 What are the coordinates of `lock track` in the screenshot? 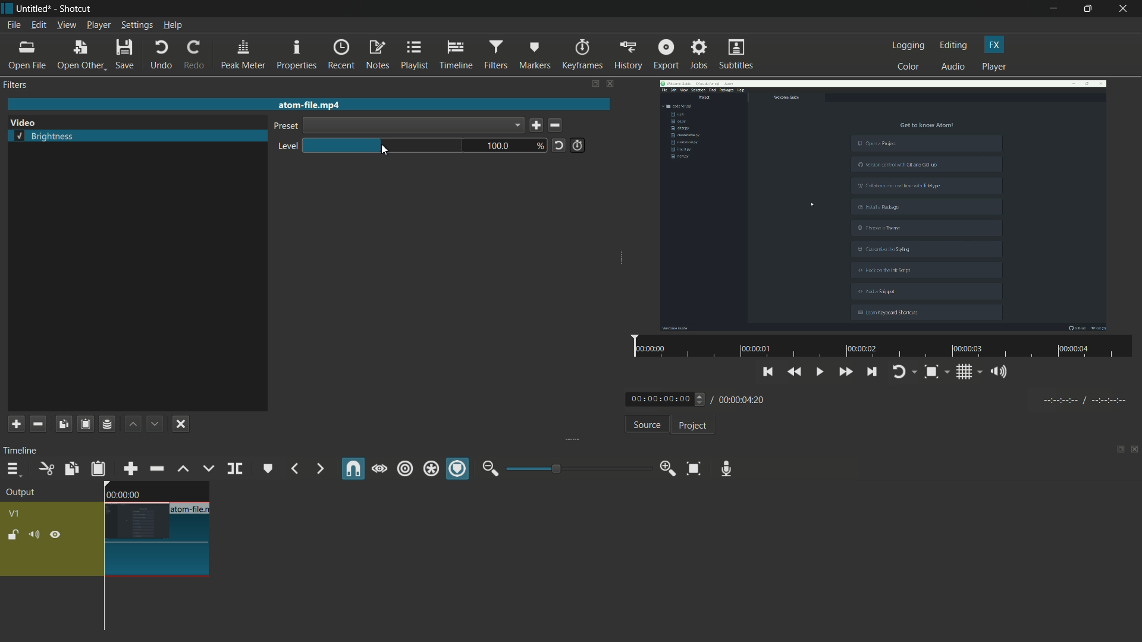 It's located at (15, 535).